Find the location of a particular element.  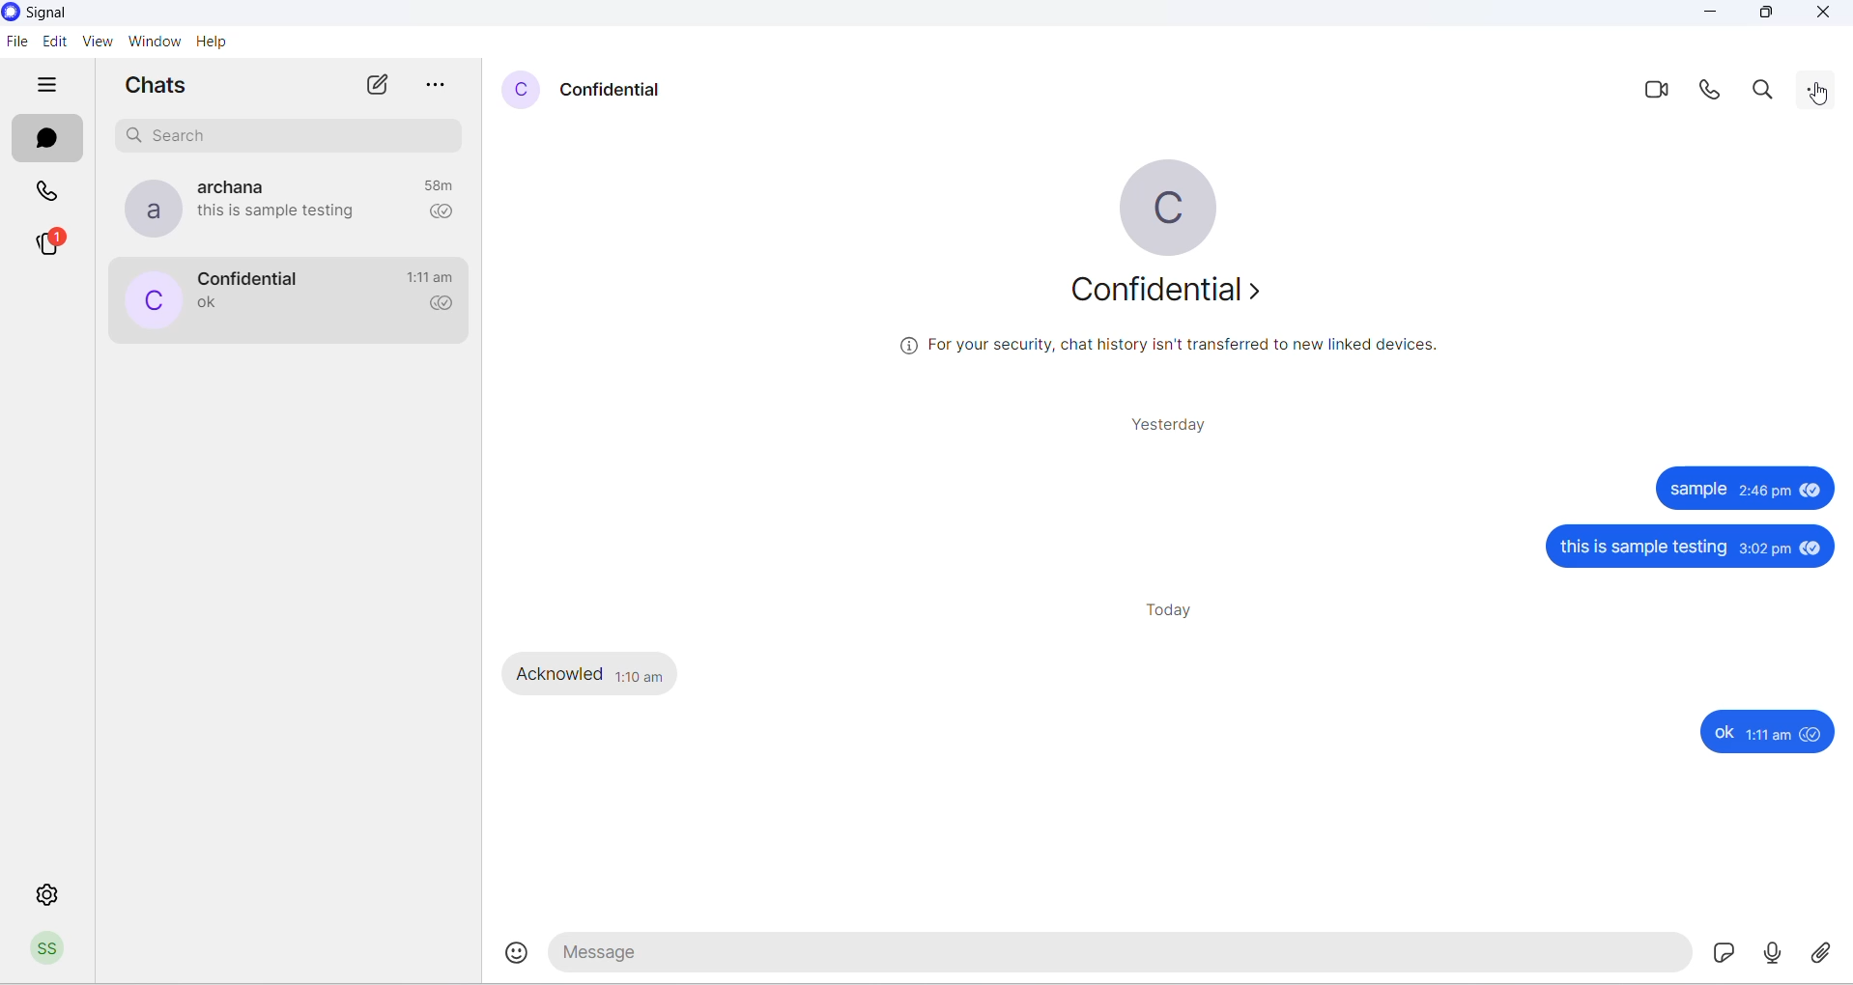

Acknowled is located at coordinates (560, 673).